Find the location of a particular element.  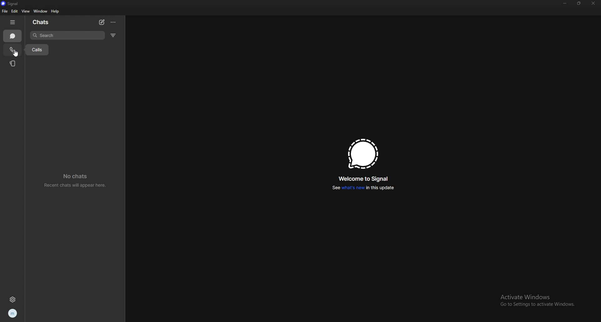

whats new is located at coordinates (363, 188).